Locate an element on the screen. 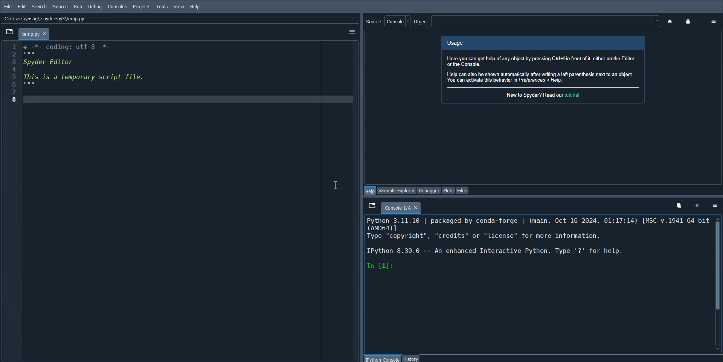 The height and width of the screenshot is (362, 723). History is located at coordinates (412, 358).